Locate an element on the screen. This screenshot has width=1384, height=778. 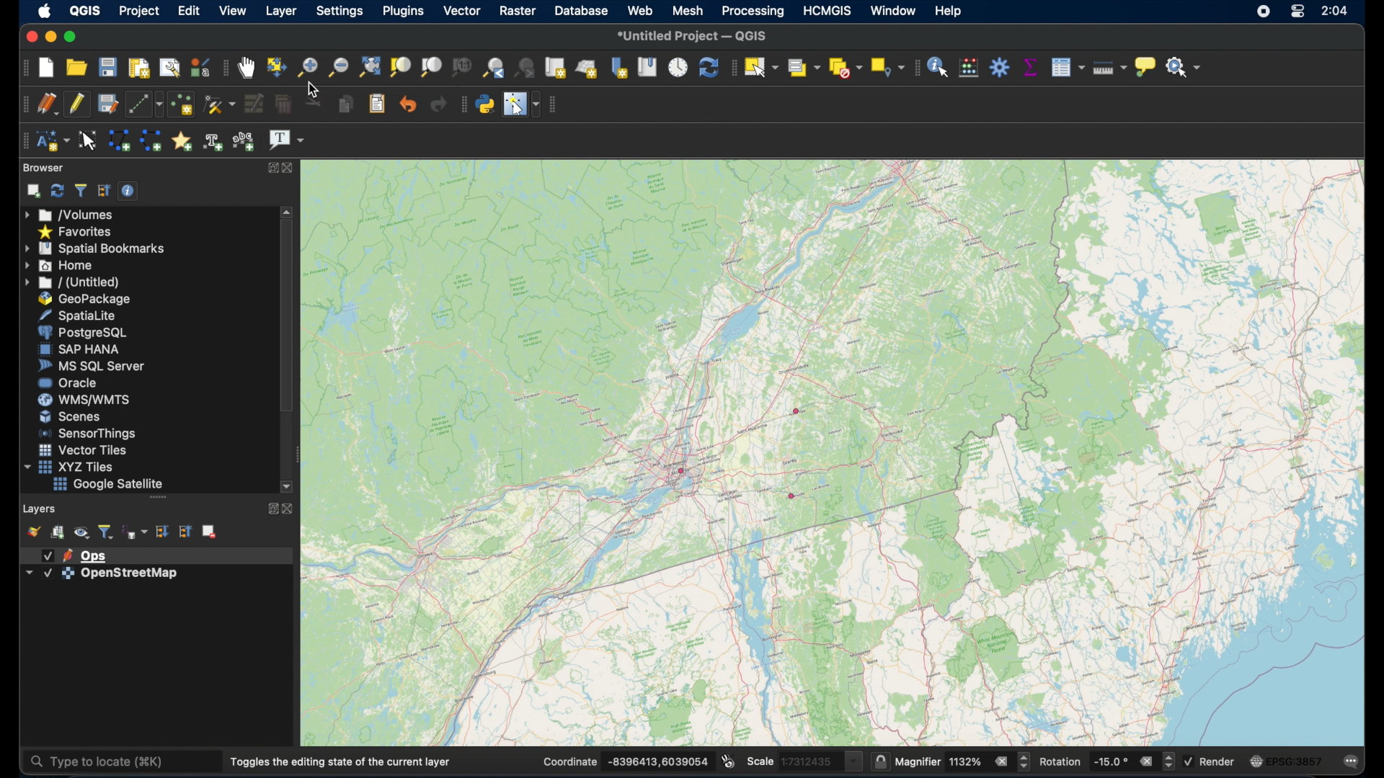
vertex tool is located at coordinates (220, 104).